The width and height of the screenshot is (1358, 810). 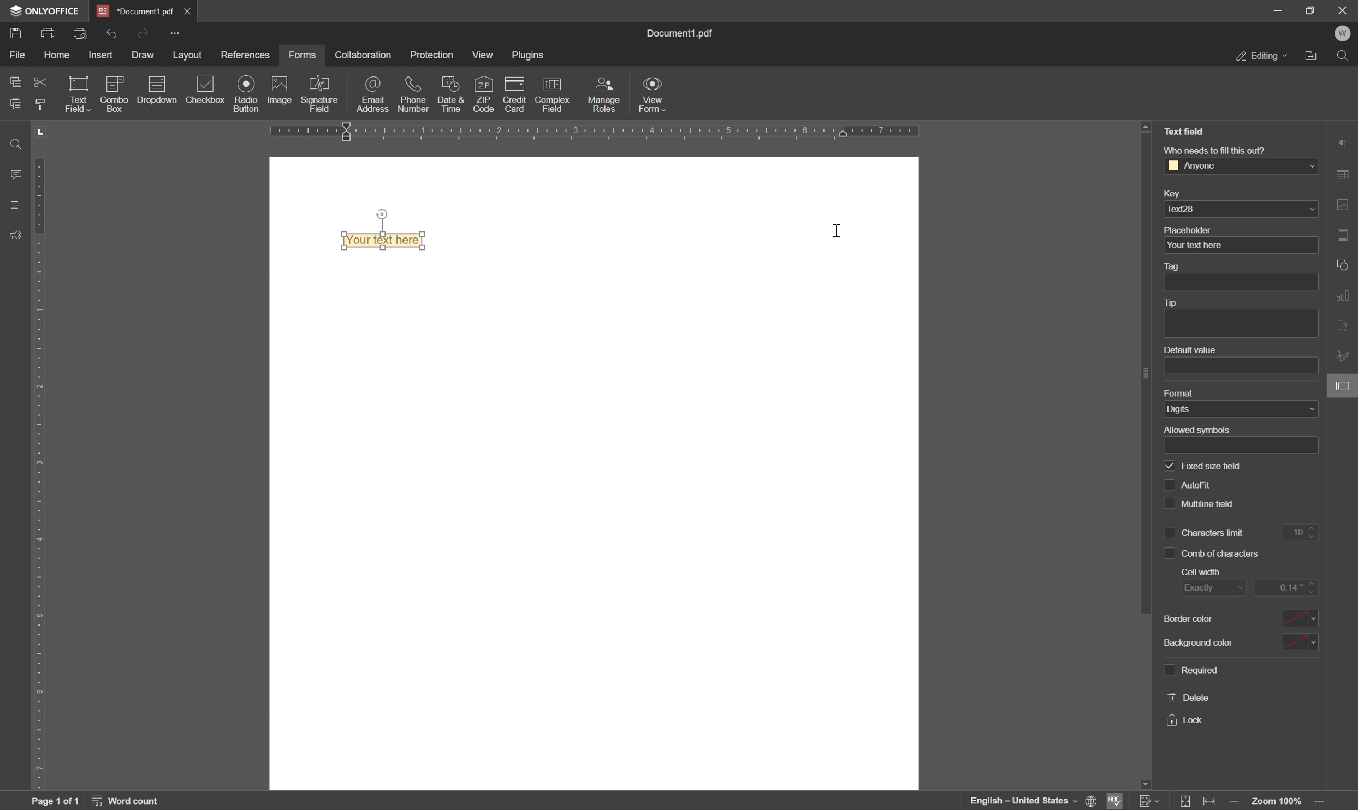 I want to click on form settings, so click(x=1343, y=385).